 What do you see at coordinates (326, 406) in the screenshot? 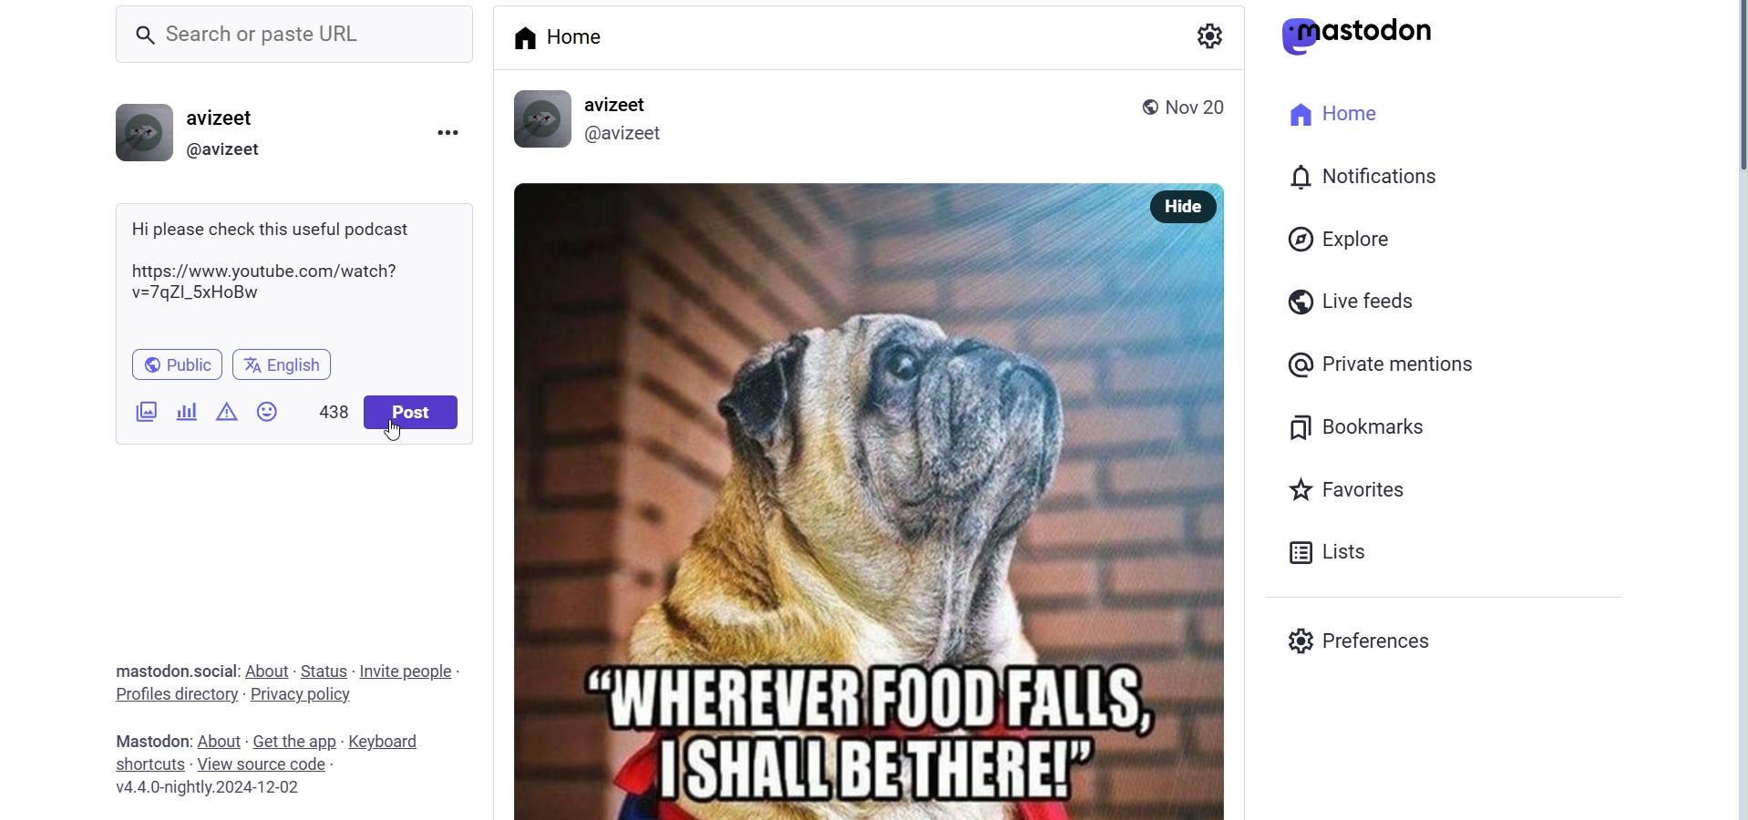
I see `438` at bounding box center [326, 406].